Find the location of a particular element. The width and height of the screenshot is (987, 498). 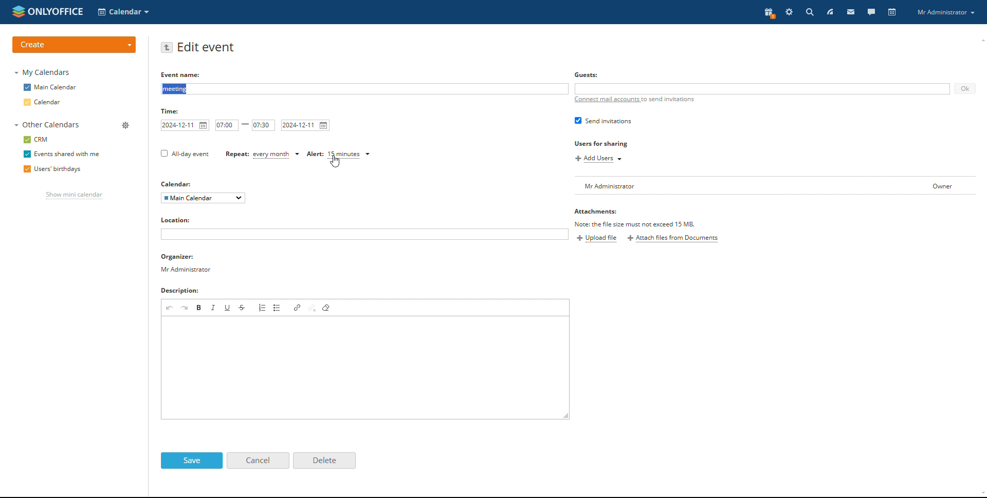

go back is located at coordinates (167, 48).